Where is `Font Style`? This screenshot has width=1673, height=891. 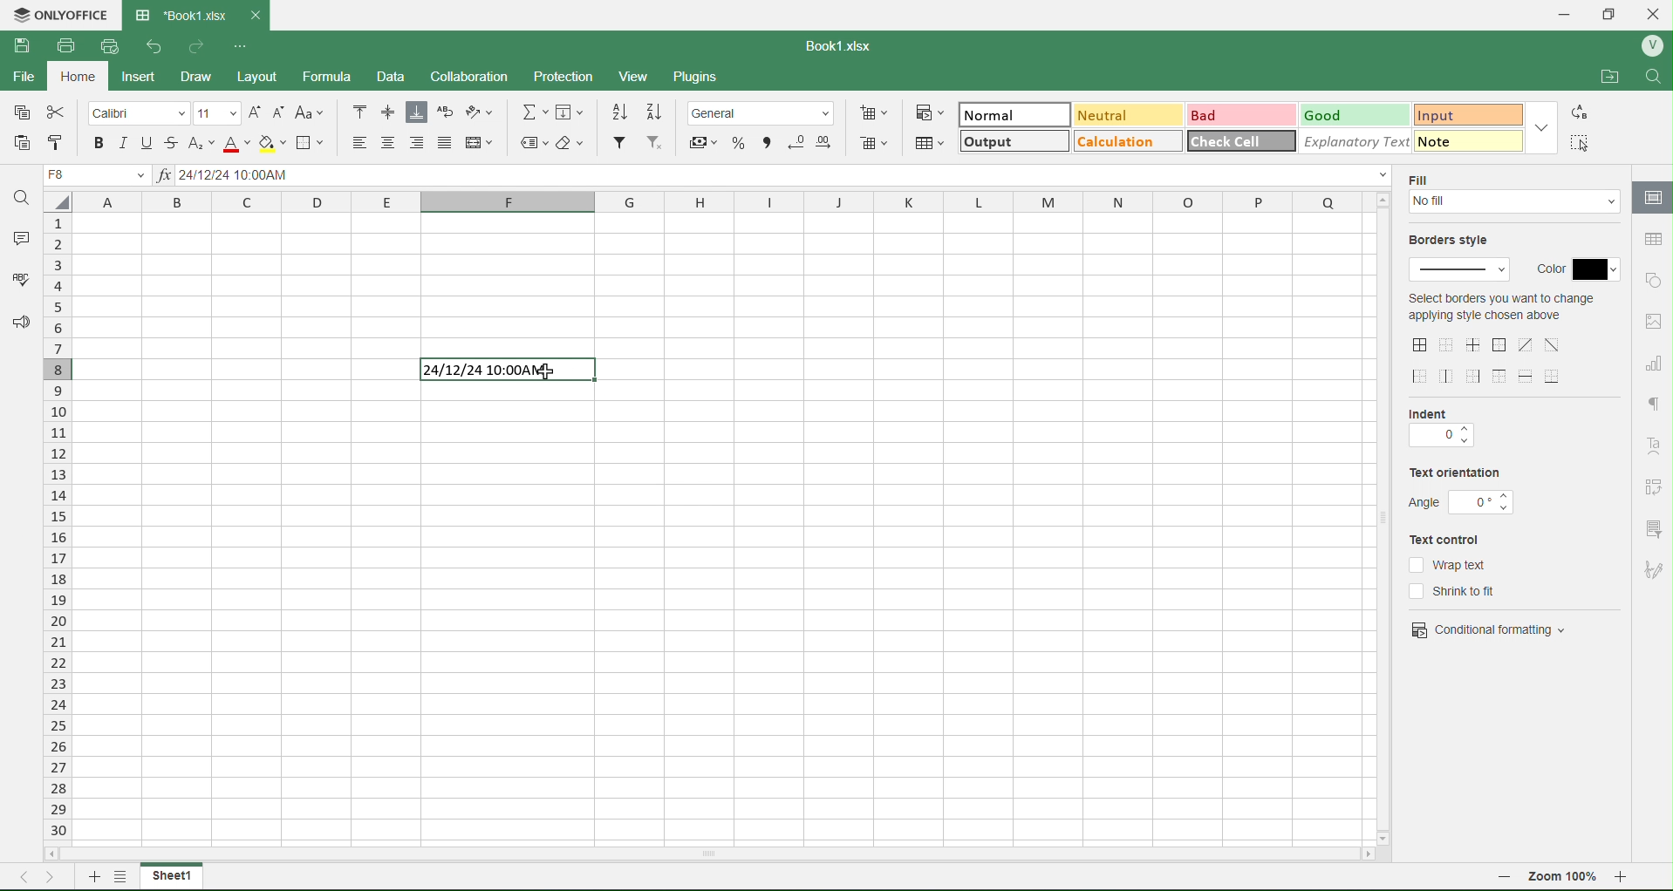
Font Style is located at coordinates (140, 112).